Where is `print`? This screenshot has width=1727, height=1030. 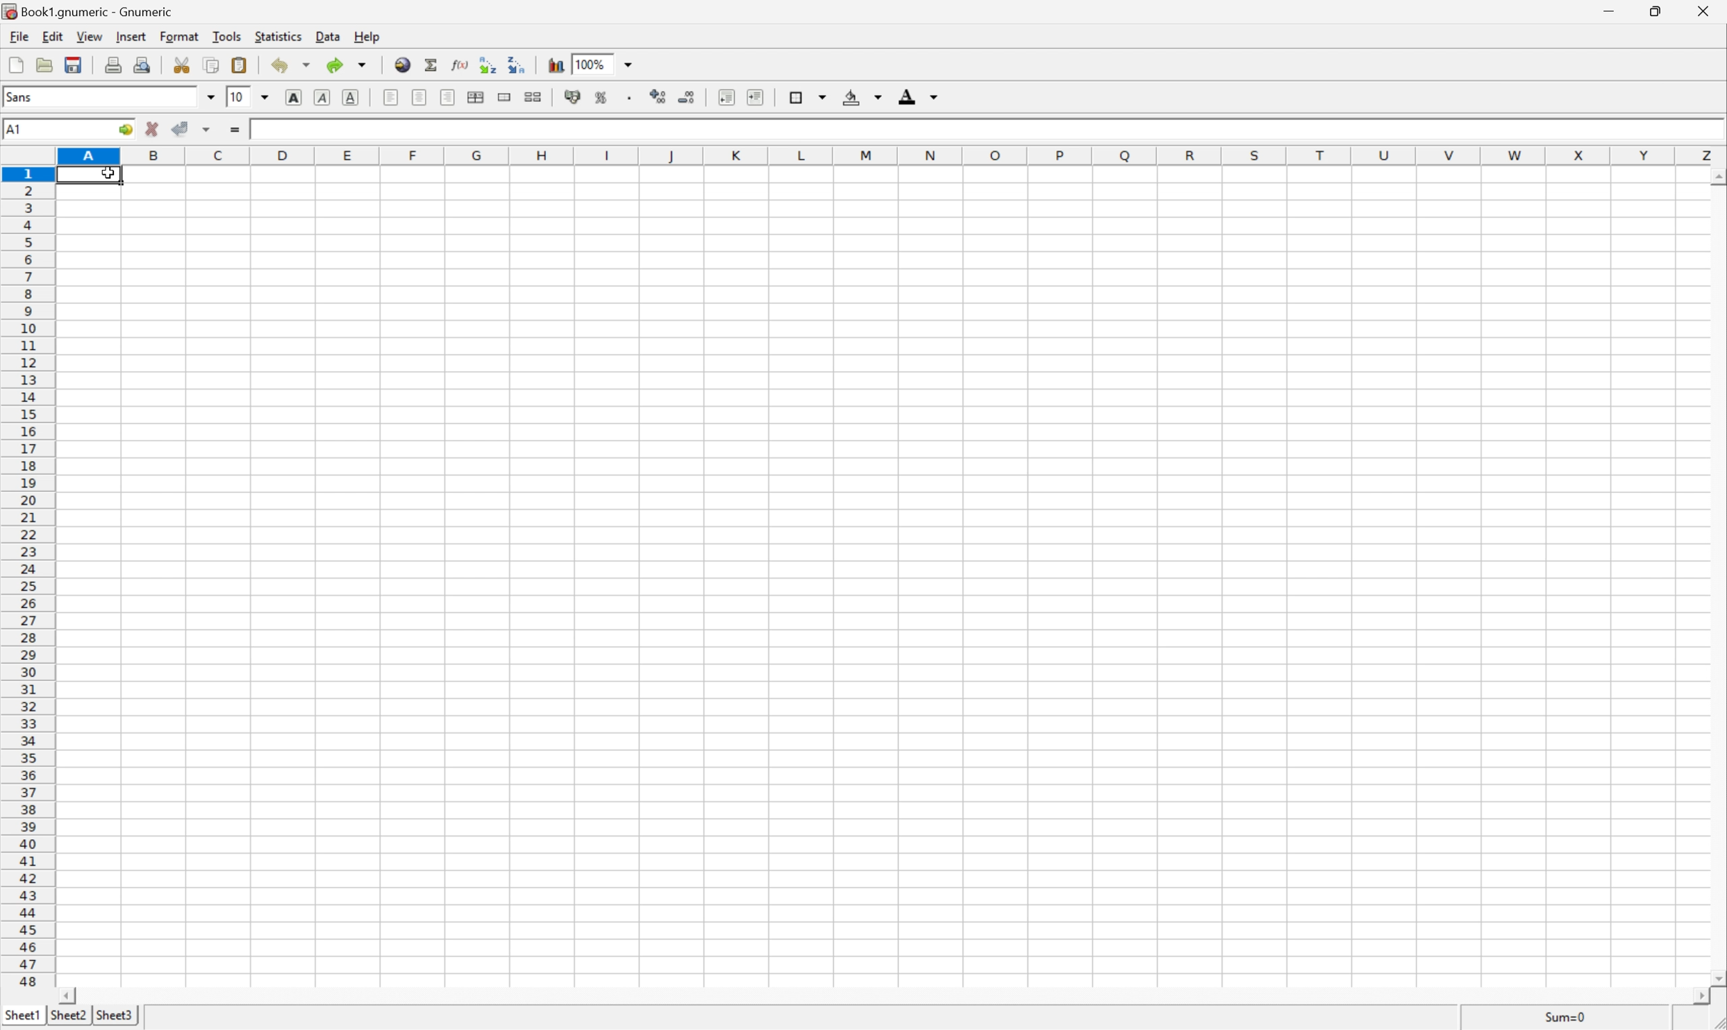
print is located at coordinates (112, 64).